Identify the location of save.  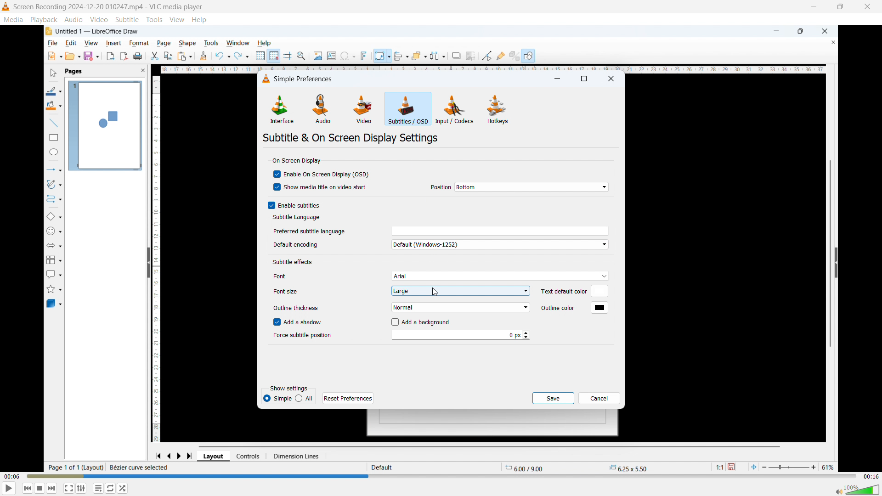
(554, 399).